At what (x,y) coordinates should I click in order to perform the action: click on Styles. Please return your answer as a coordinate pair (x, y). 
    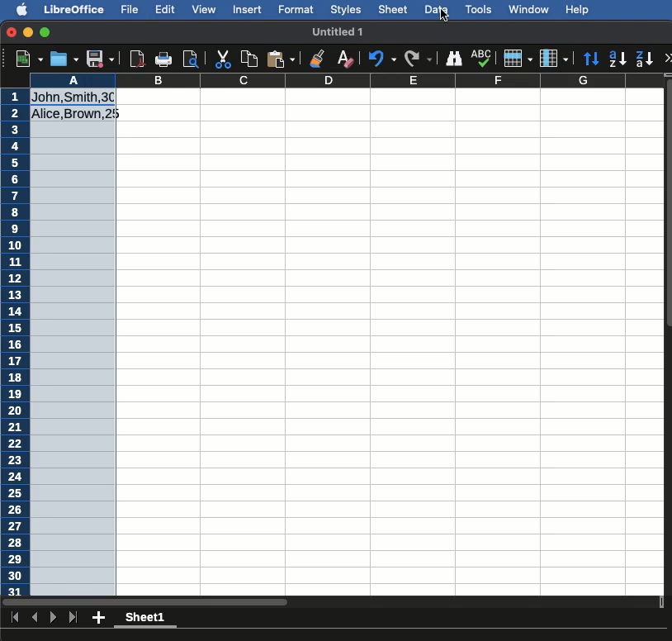
    Looking at the image, I should click on (347, 11).